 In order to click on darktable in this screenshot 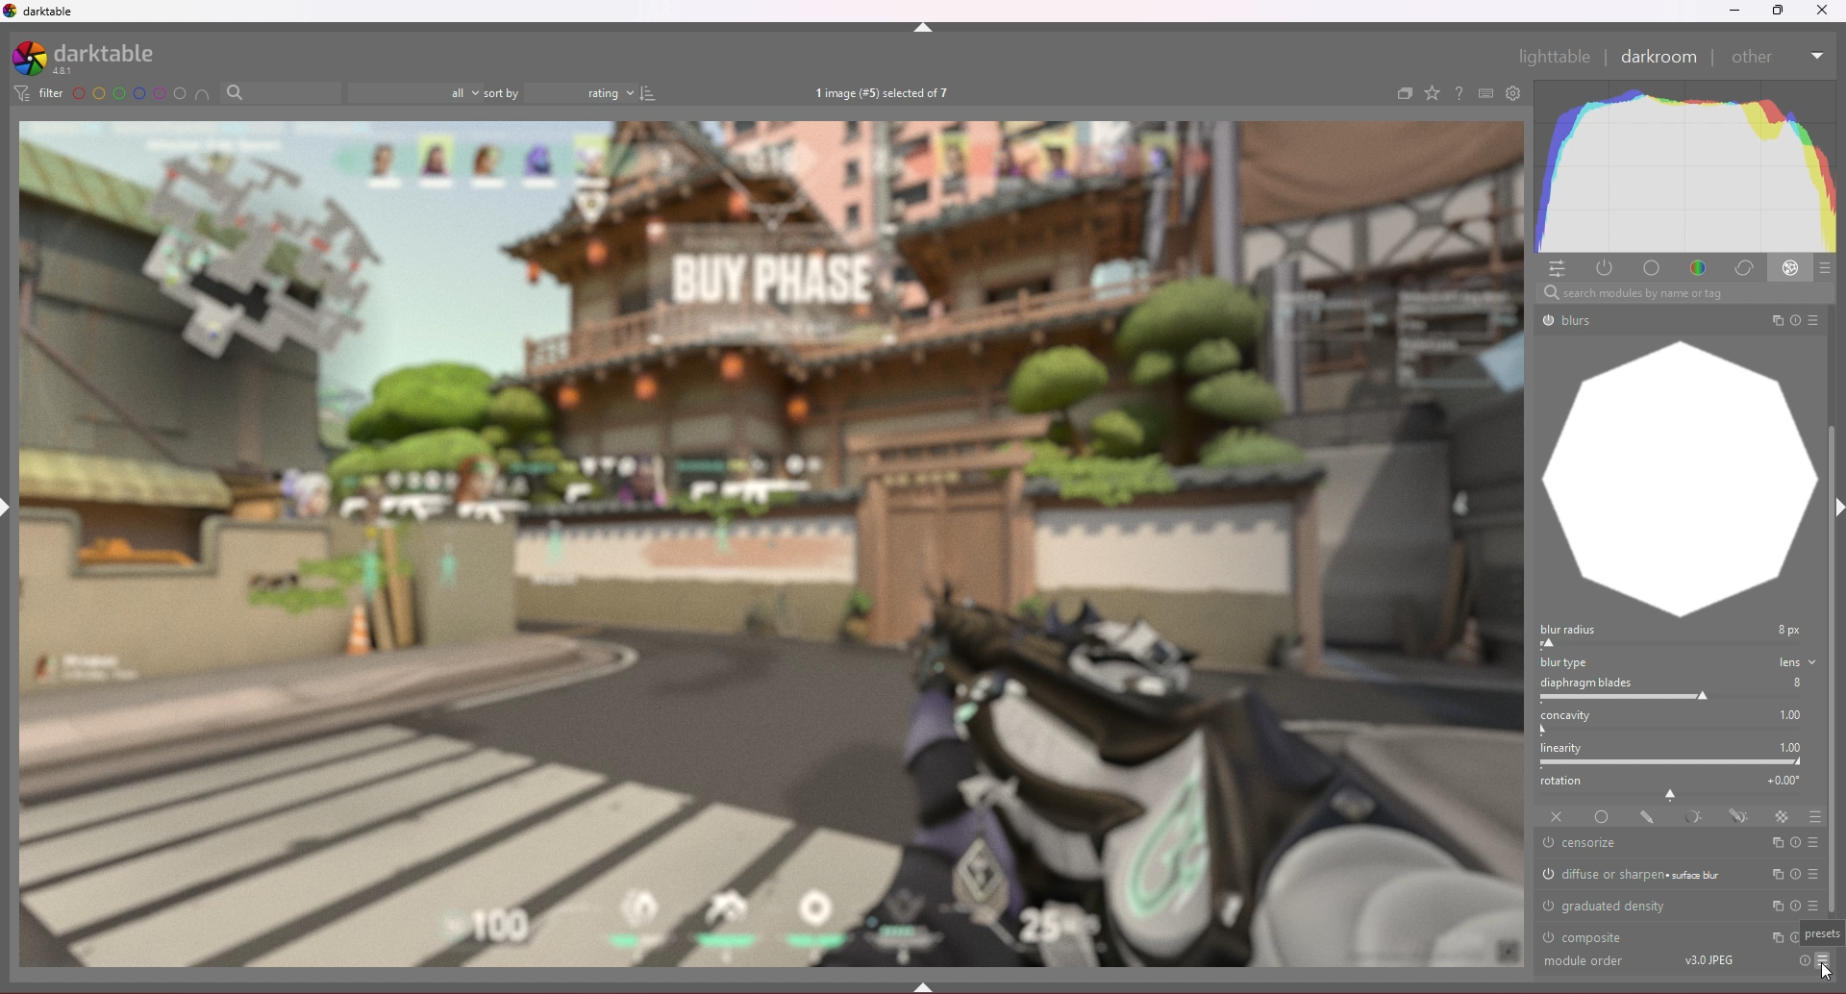, I will do `click(95, 58)`.